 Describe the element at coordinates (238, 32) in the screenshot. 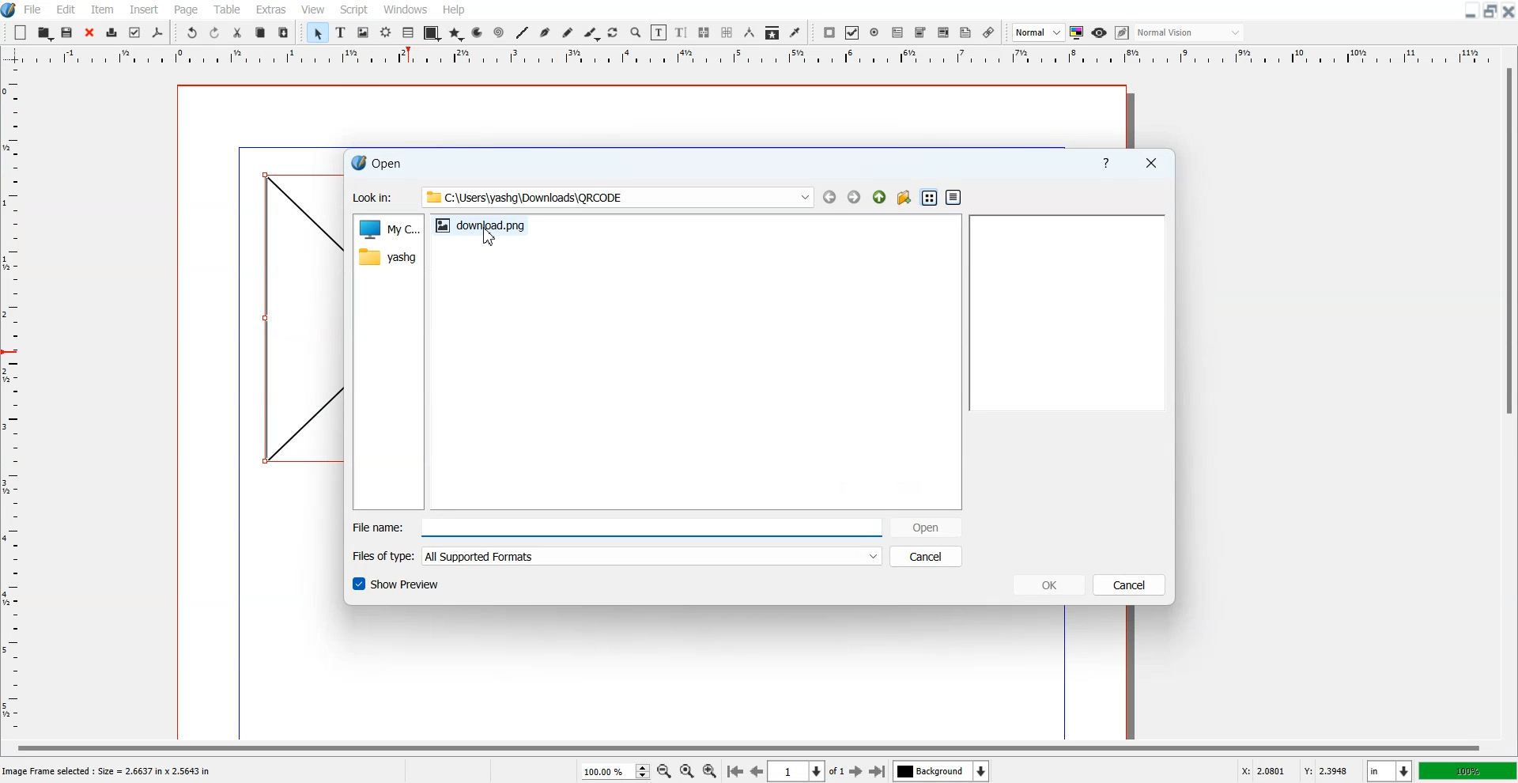

I see `Cut` at that location.